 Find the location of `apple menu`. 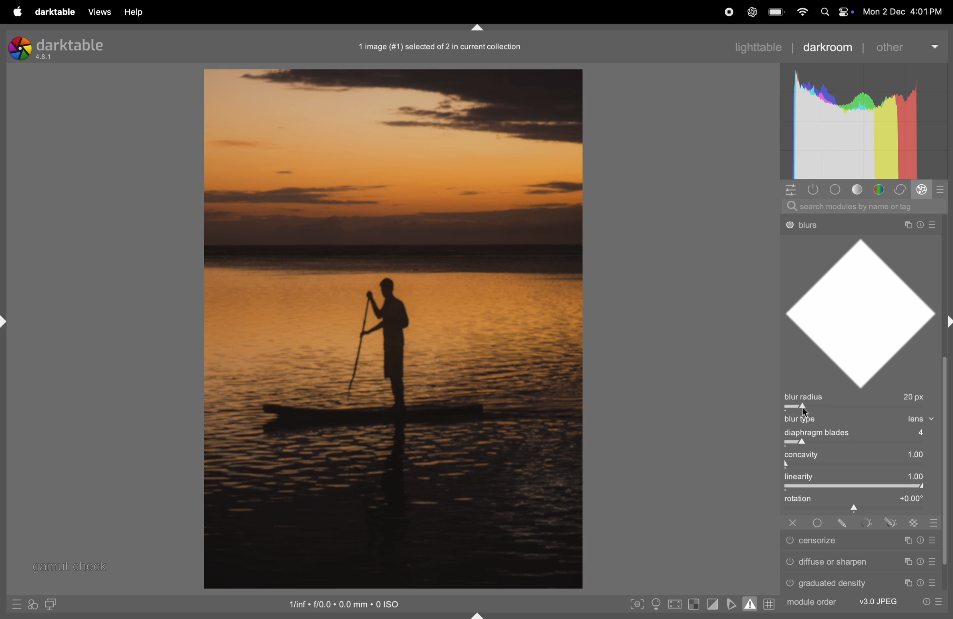

apple menu is located at coordinates (19, 12).